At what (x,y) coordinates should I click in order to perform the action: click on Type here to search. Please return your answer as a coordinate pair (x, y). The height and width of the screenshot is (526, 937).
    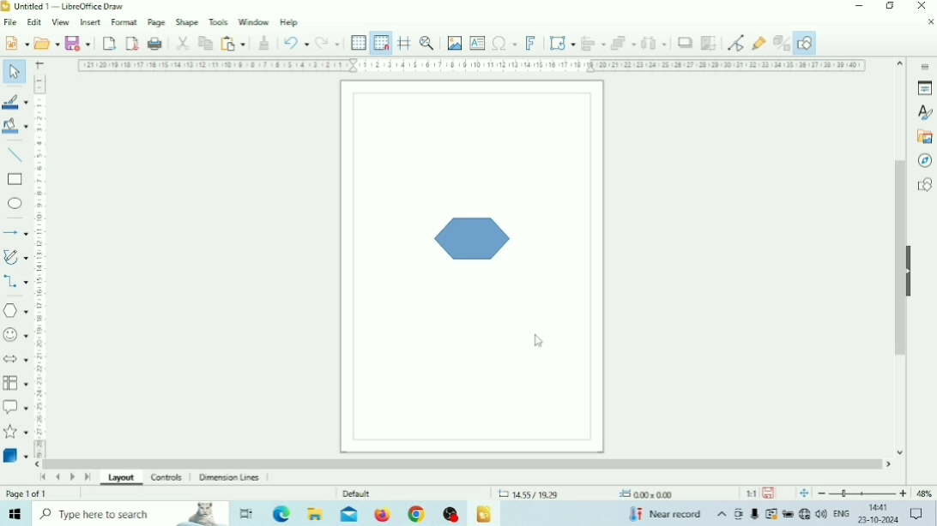
    Looking at the image, I should click on (130, 513).